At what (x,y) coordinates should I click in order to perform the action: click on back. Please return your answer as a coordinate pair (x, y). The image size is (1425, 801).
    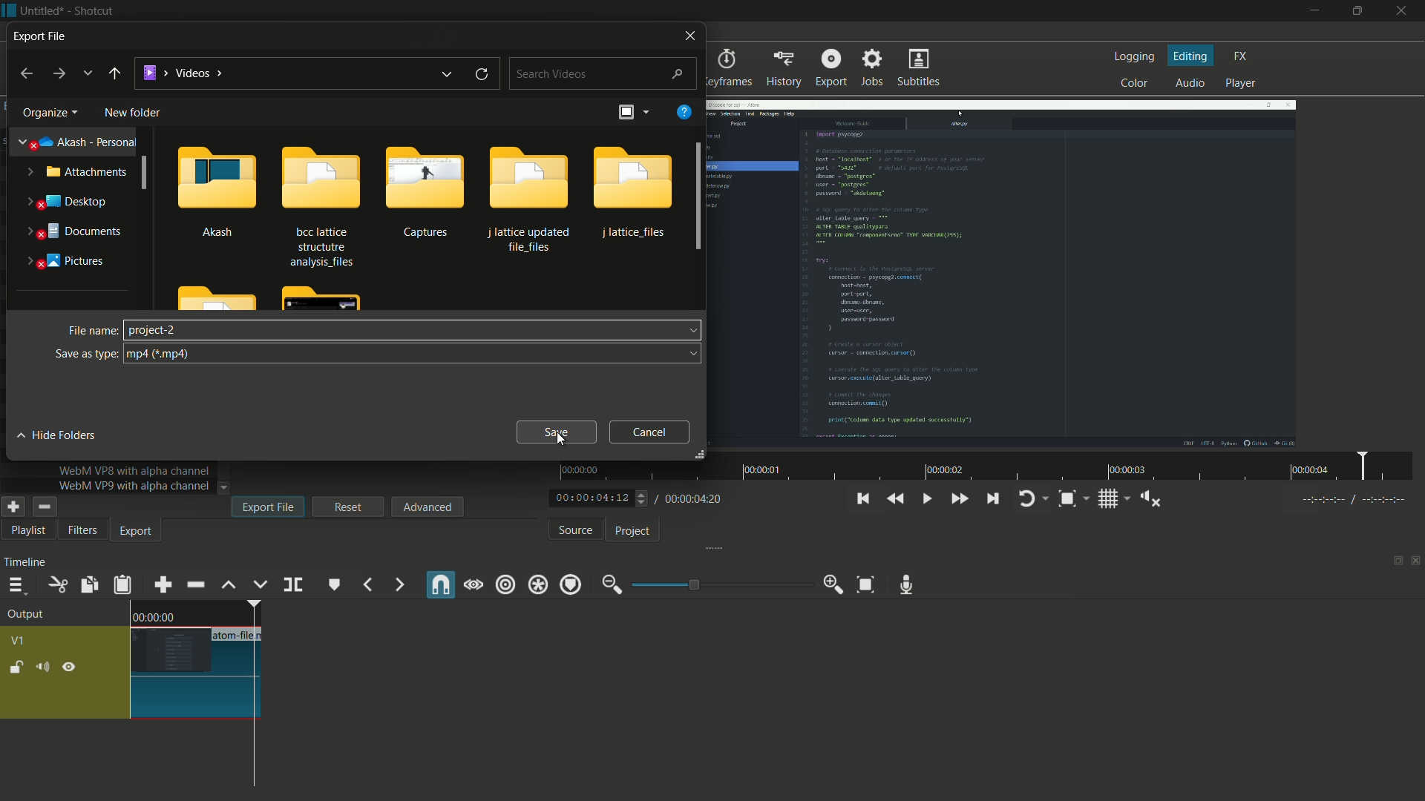
    Looking at the image, I should click on (25, 74).